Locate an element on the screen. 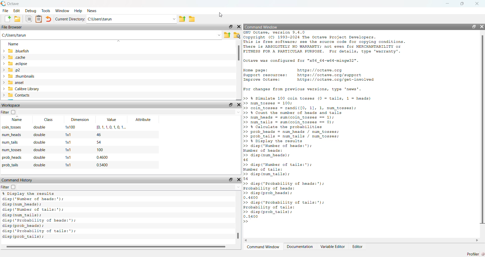  .p2 is located at coordinates (12, 70).